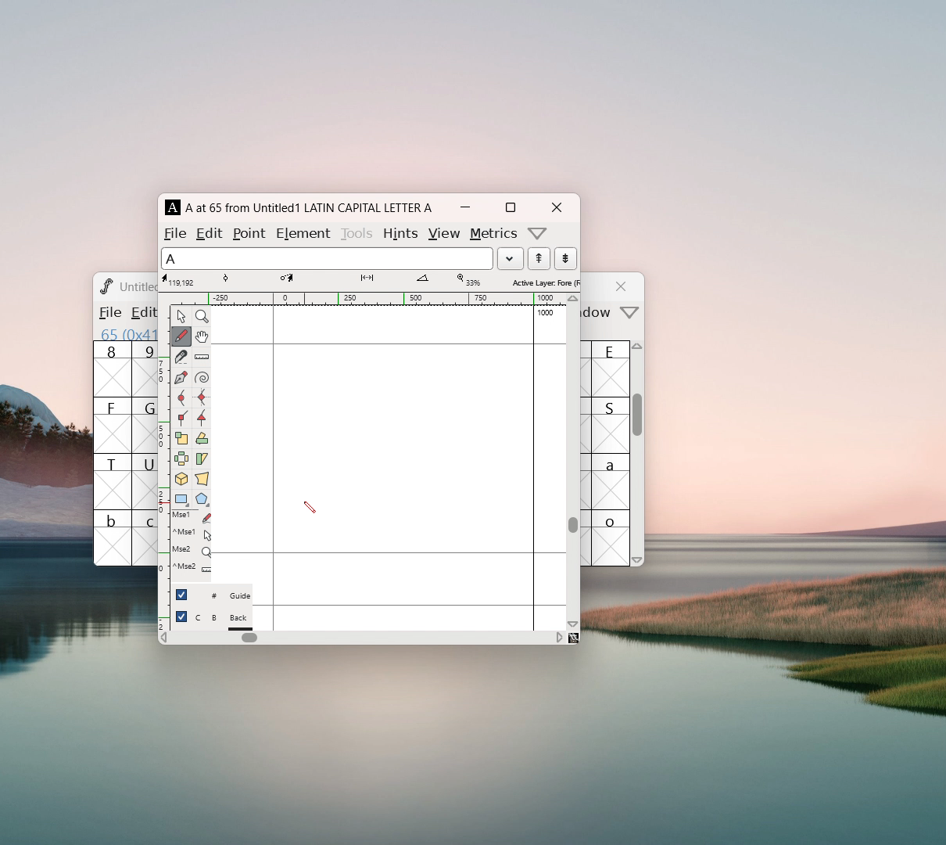 This screenshot has width=946, height=845. Describe the element at coordinates (468, 280) in the screenshot. I see `level of maginification` at that location.